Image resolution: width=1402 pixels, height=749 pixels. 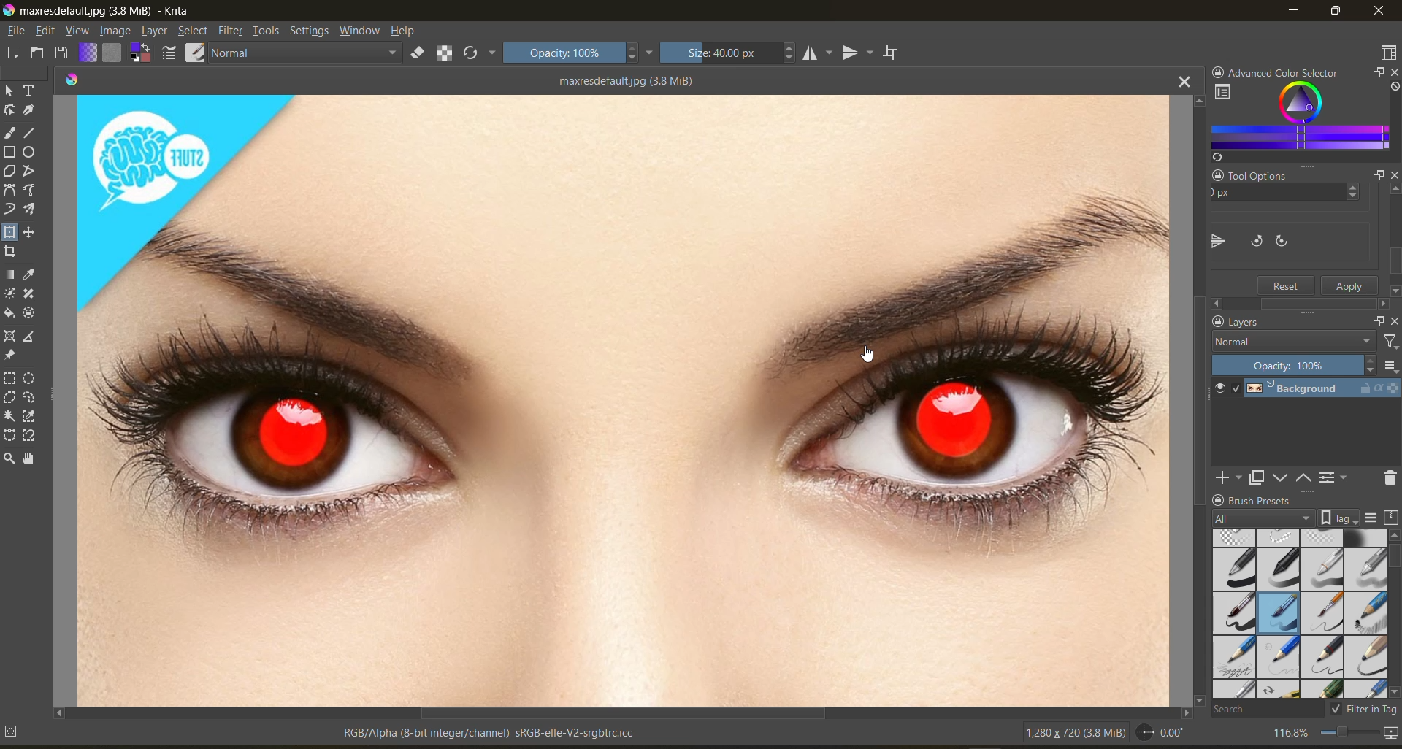 I want to click on vertical scroll bar, so click(x=1195, y=399).